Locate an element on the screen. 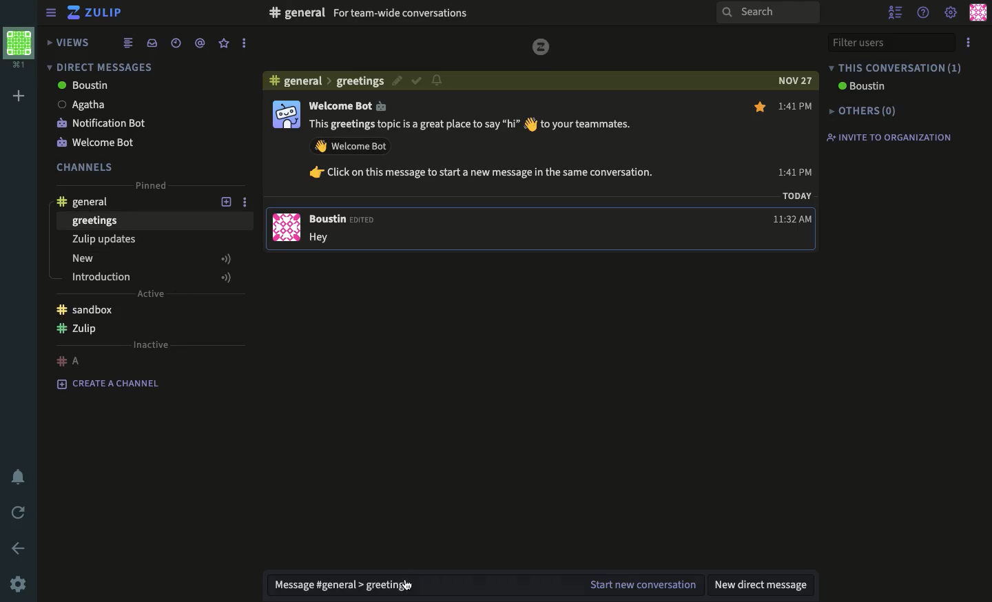 This screenshot has height=602, width=992. 1:41 PM is located at coordinates (796, 138).